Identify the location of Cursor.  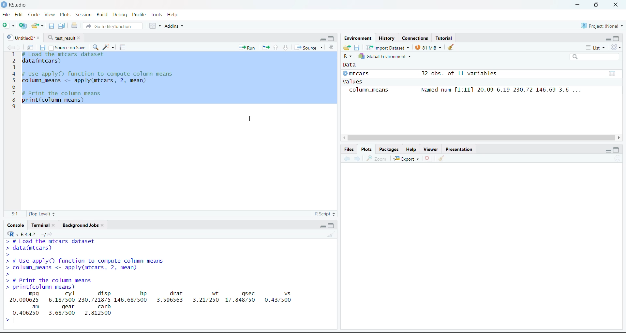
(245, 54).